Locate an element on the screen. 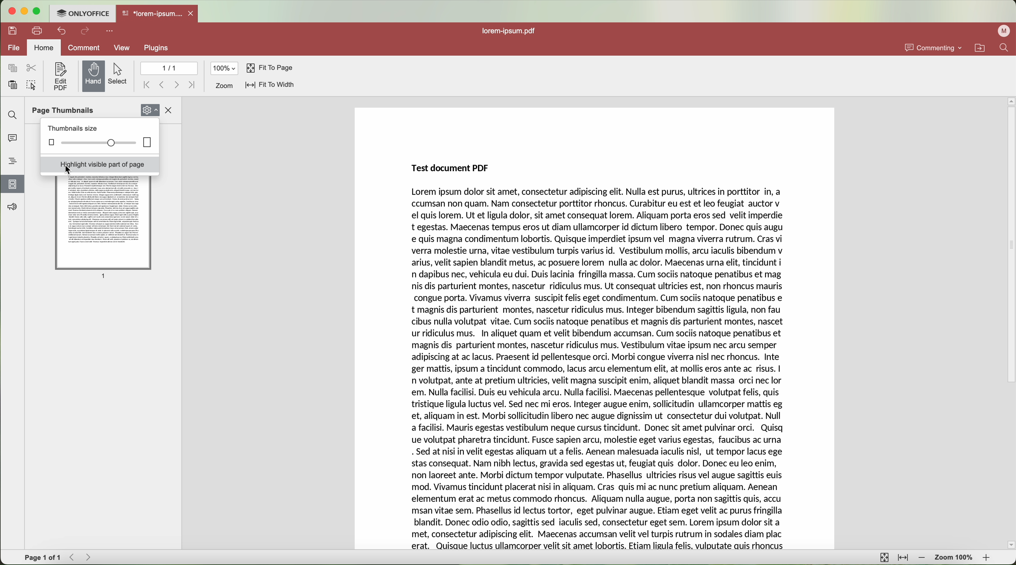 Image resolution: width=1016 pixels, height=565 pixels. select is located at coordinates (70, 170).